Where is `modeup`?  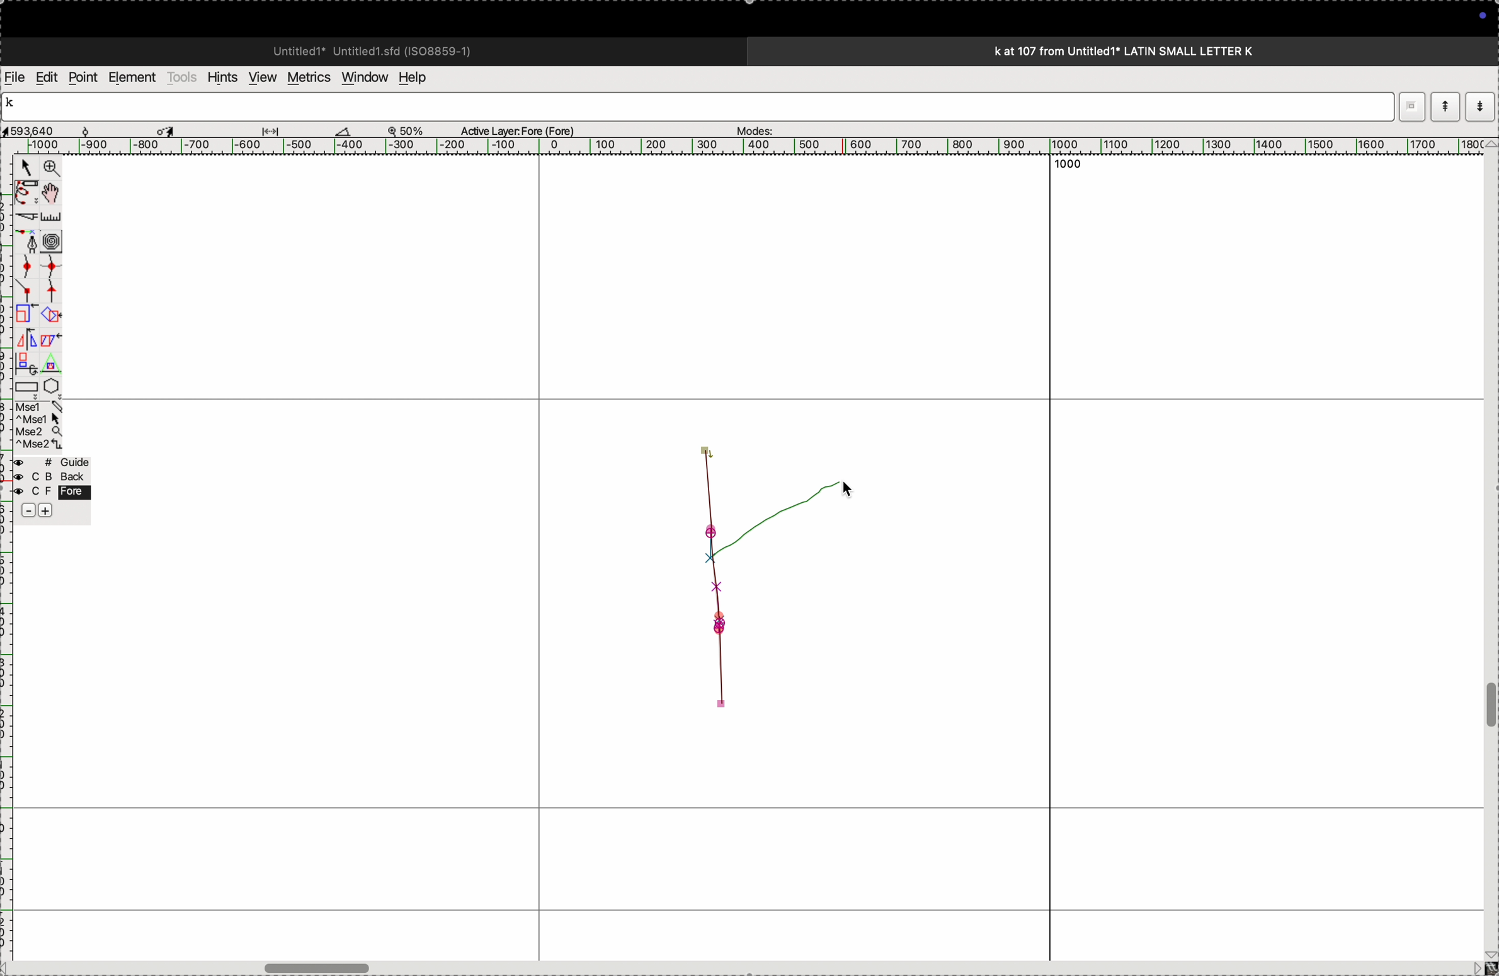
modeup is located at coordinates (1445, 106).